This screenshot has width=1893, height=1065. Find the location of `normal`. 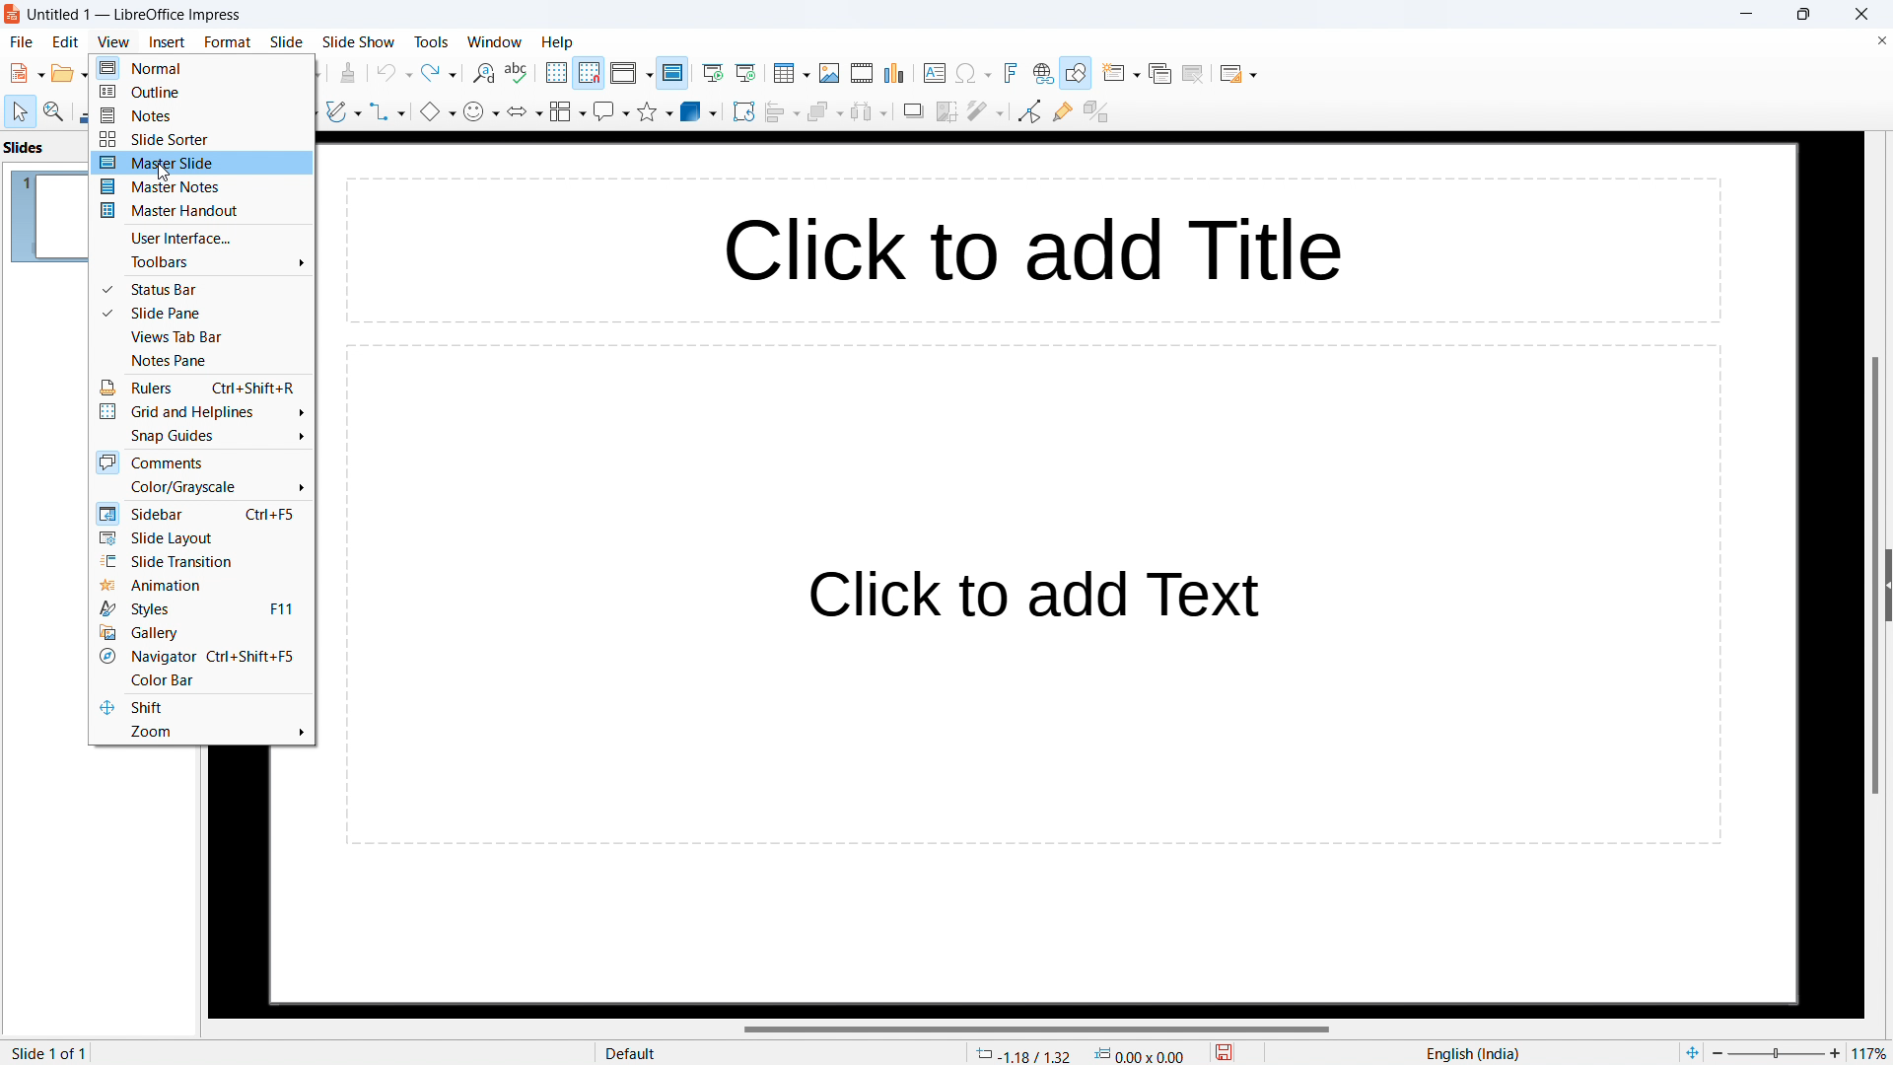

normal is located at coordinates (201, 68).